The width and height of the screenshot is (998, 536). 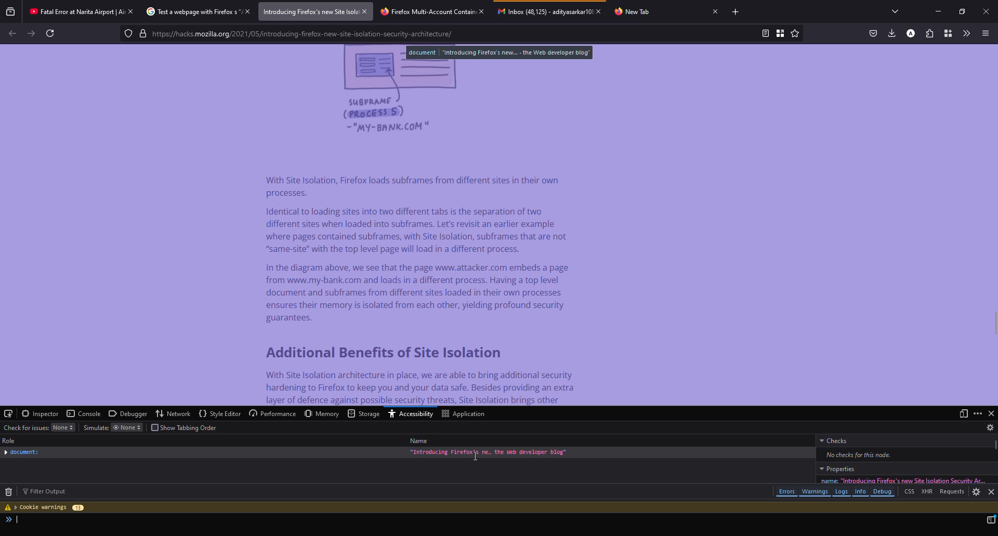 I want to click on Test a webpage with Firefox, so click(x=190, y=11).